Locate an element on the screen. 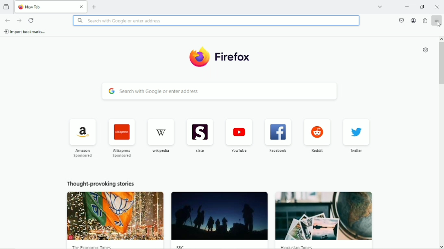  restore down is located at coordinates (422, 6).